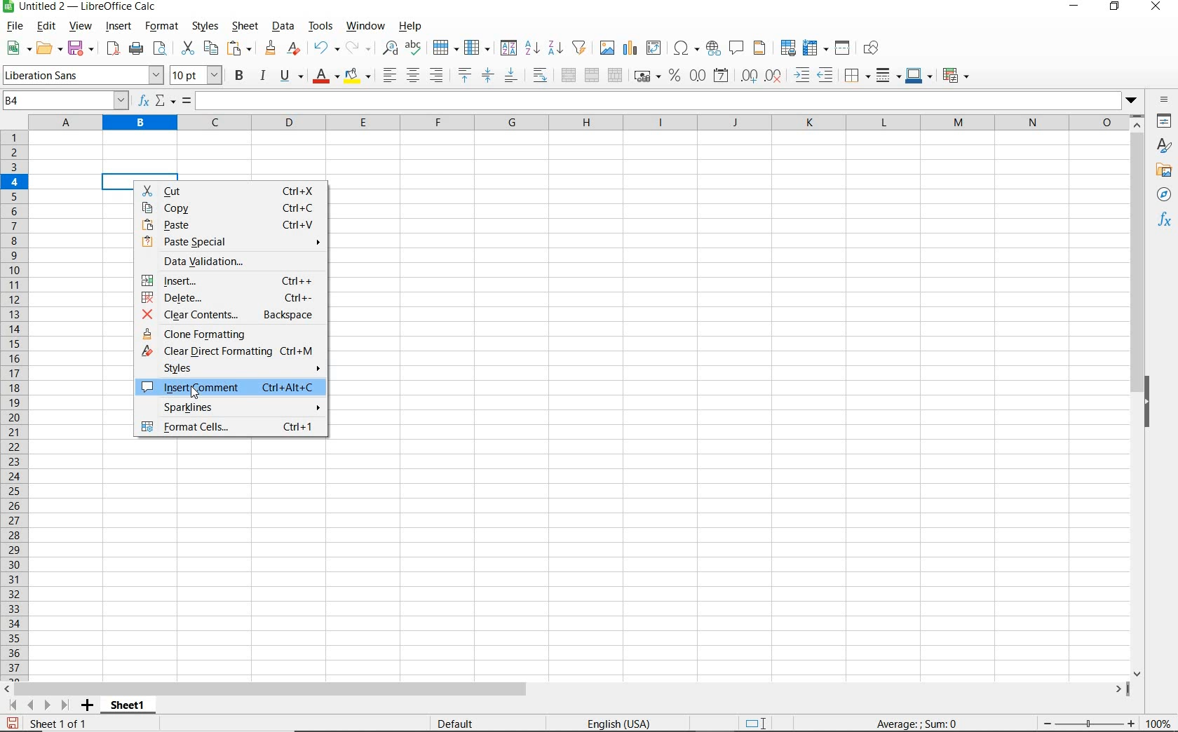  Describe the element at coordinates (119, 27) in the screenshot. I see `insert` at that location.